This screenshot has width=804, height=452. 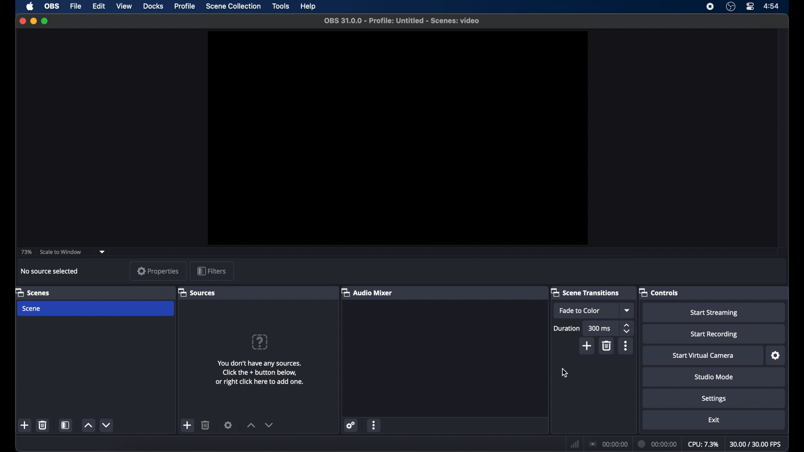 What do you see at coordinates (158, 271) in the screenshot?
I see `properties` at bounding box center [158, 271].